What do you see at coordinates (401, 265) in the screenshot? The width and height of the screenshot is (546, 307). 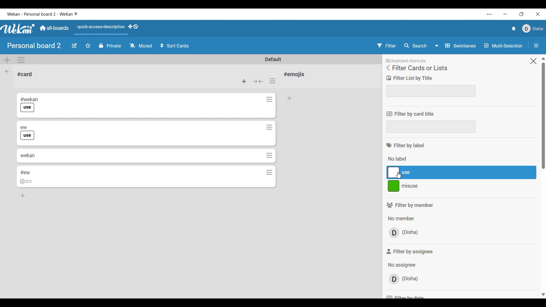 I see `Options to choose from` at bounding box center [401, 265].